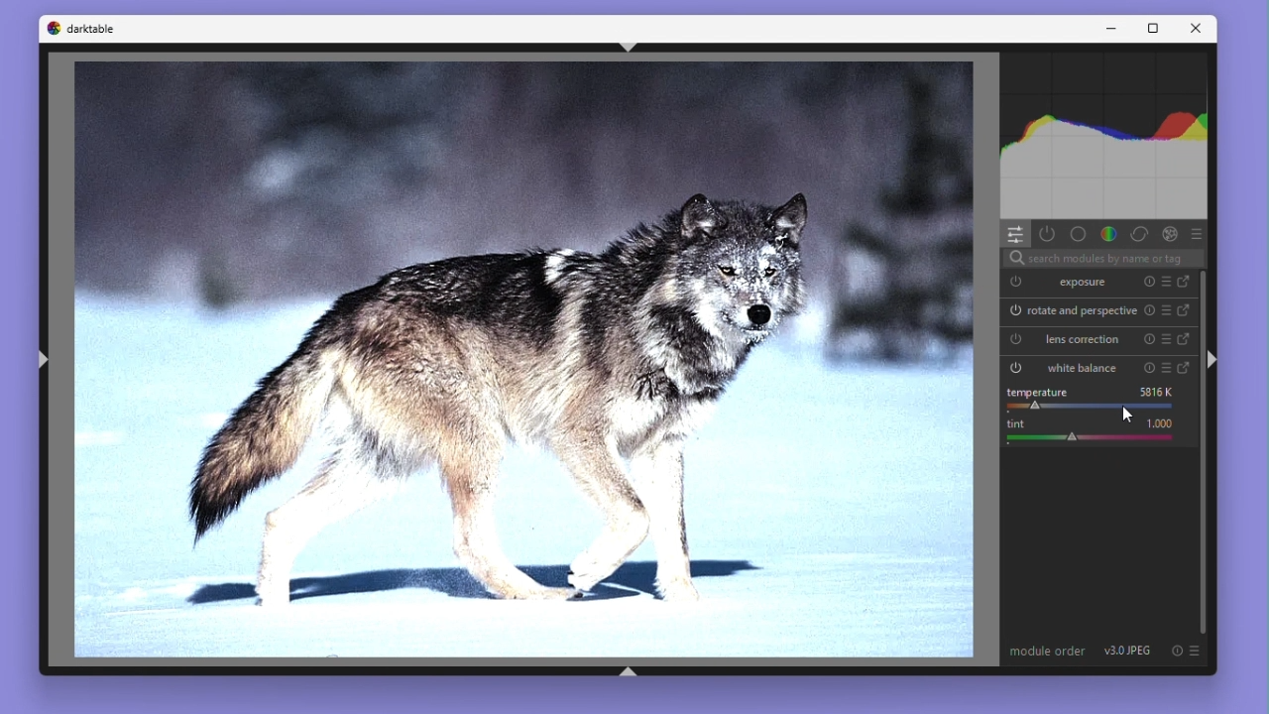 This screenshot has height=714, width=1269. I want to click on Show active modules only, so click(1049, 233).